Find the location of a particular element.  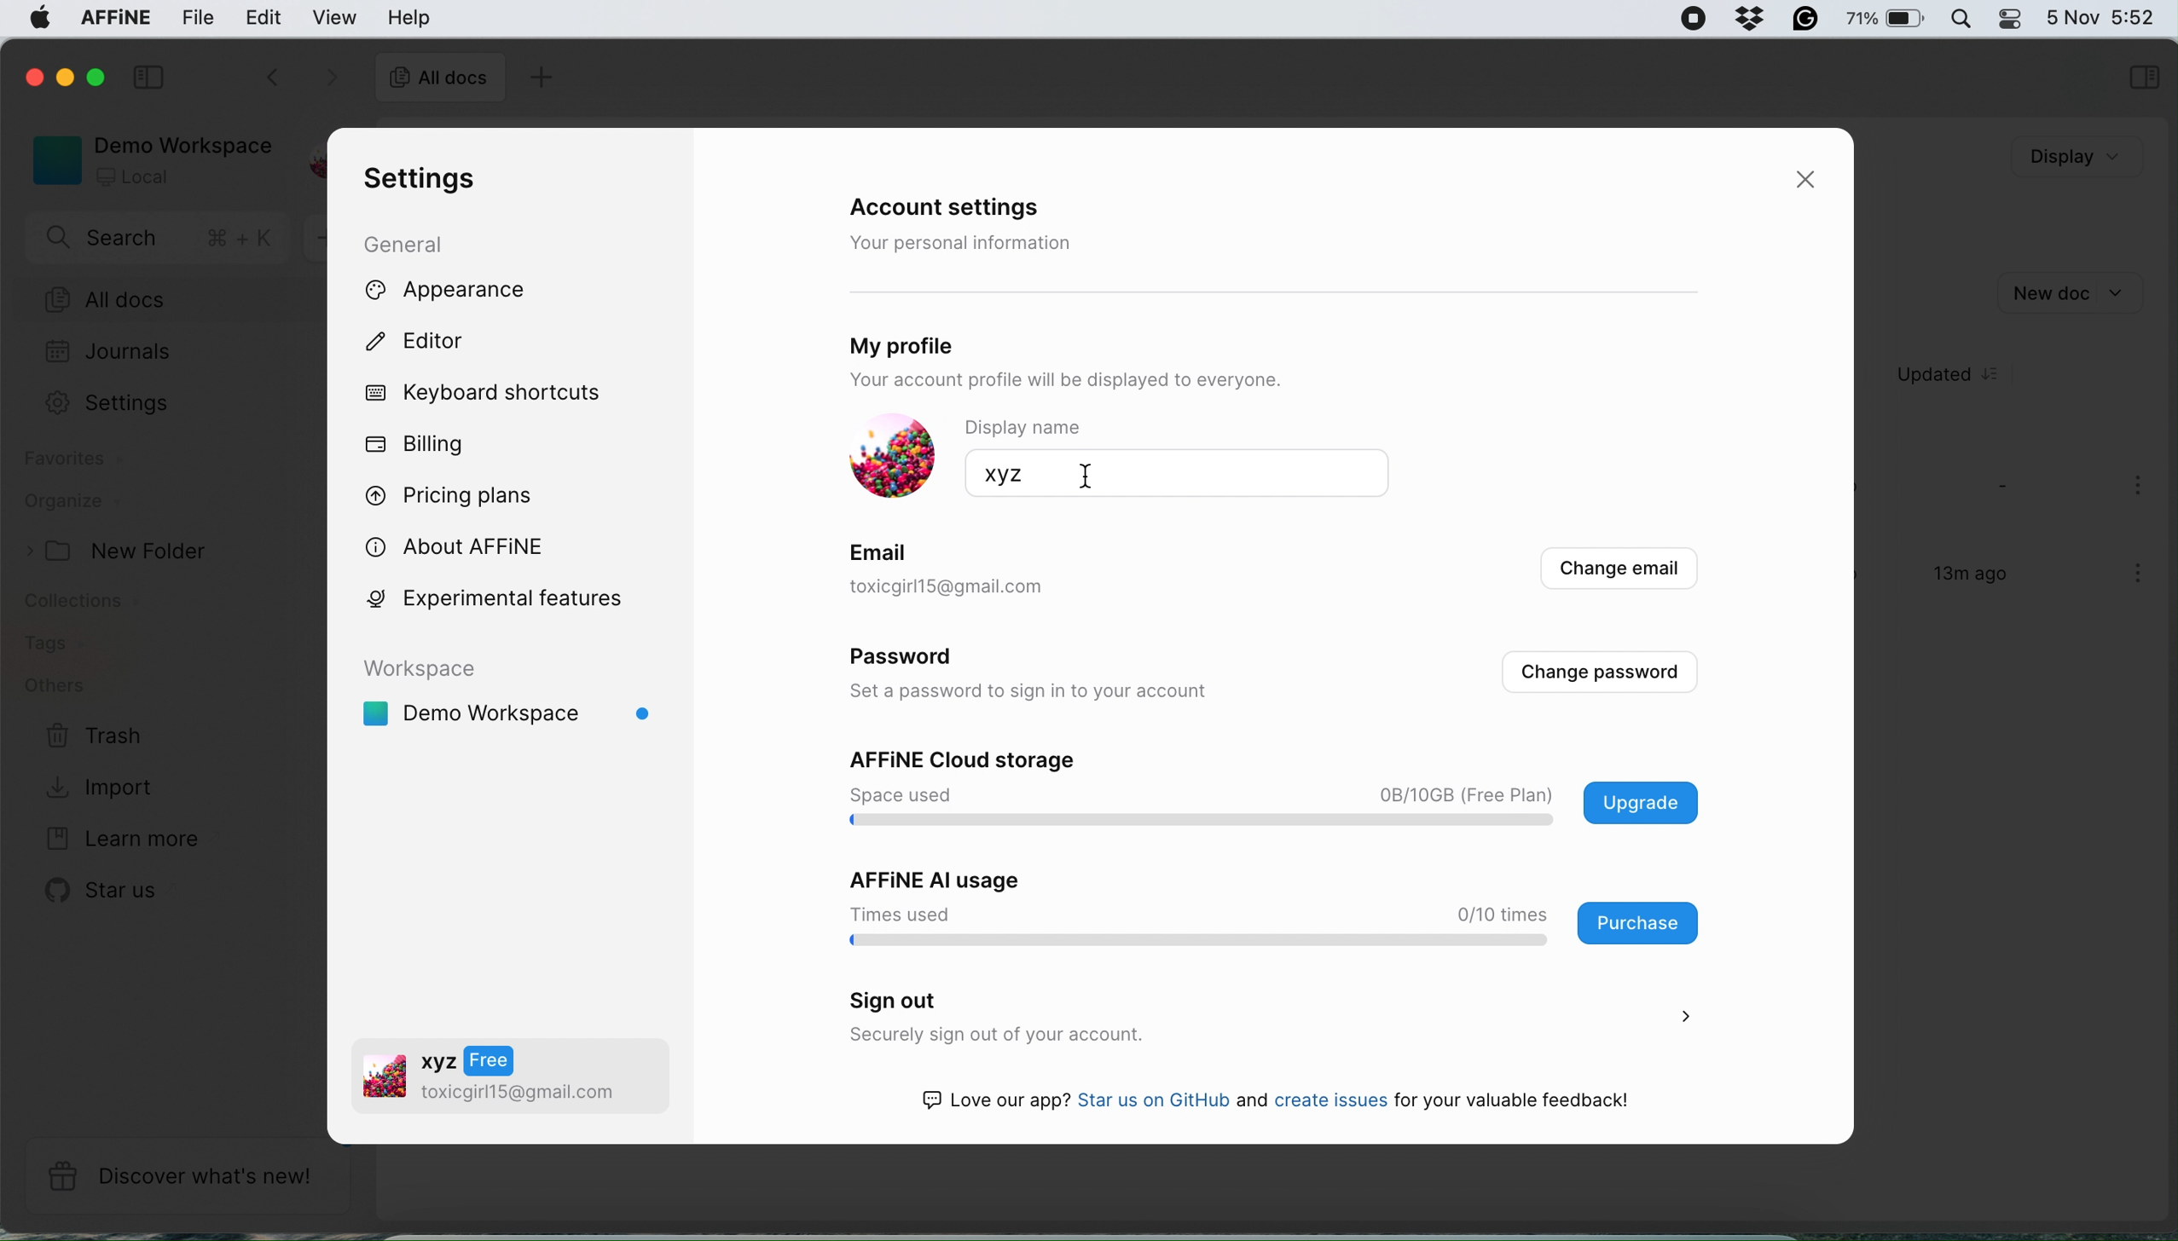

new folder is located at coordinates (125, 551).